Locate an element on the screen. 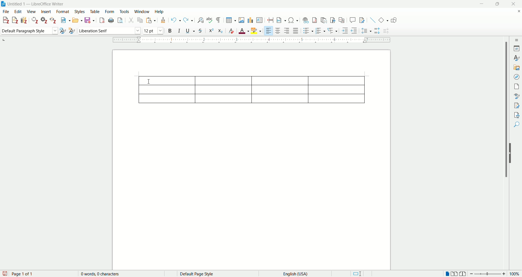 The image size is (522, 277). decrease indent is located at coordinates (355, 31).